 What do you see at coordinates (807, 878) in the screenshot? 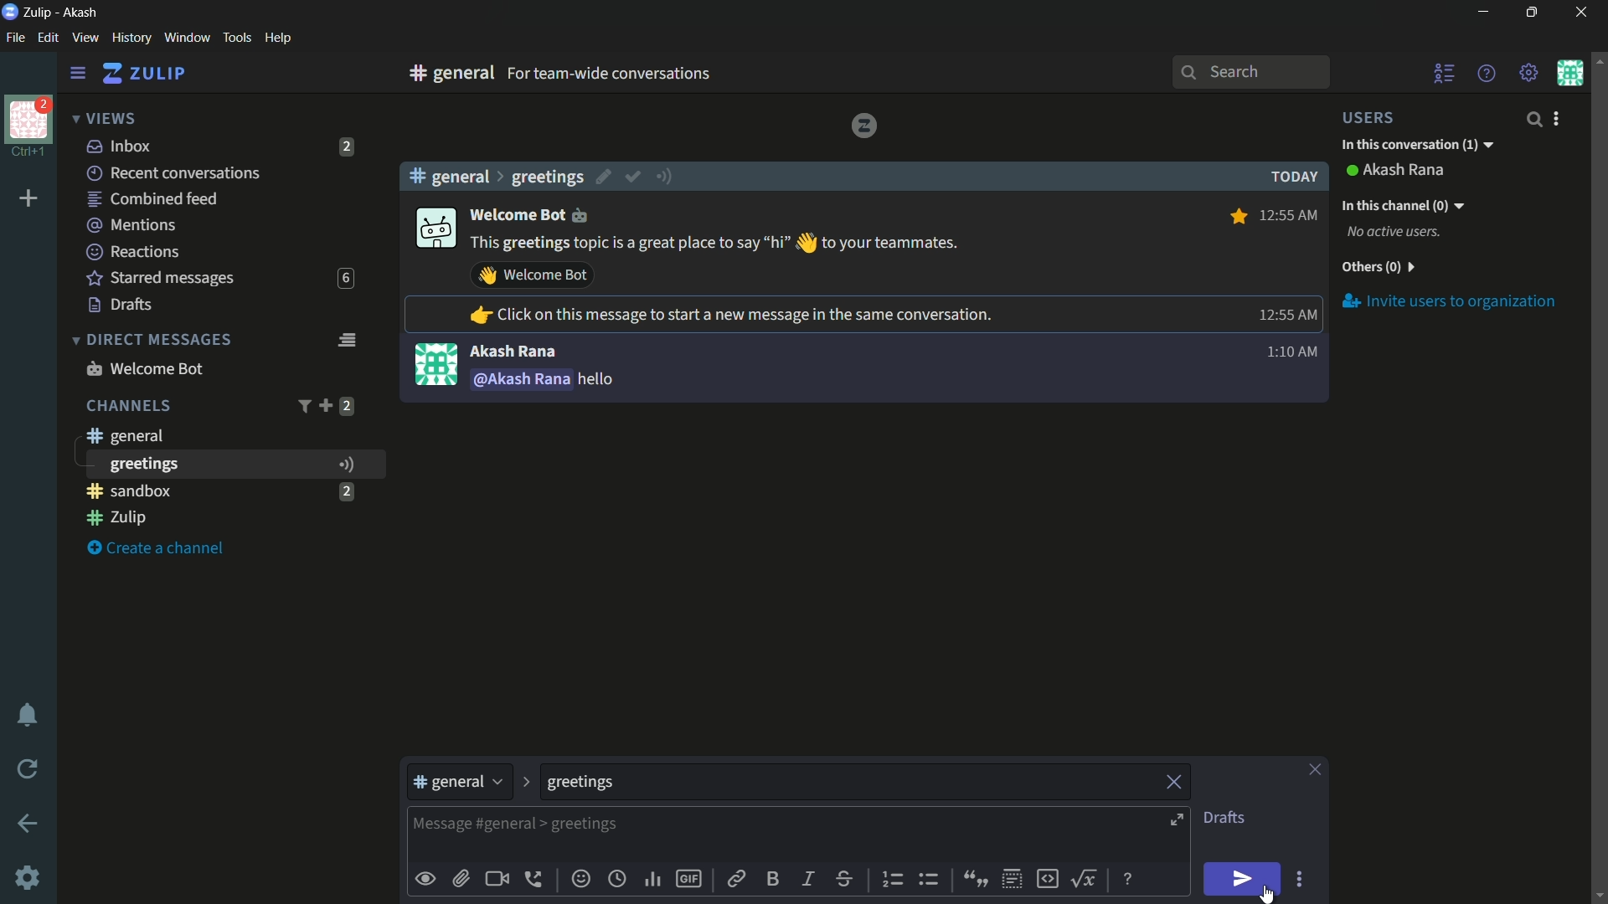
I see `italic` at bounding box center [807, 878].